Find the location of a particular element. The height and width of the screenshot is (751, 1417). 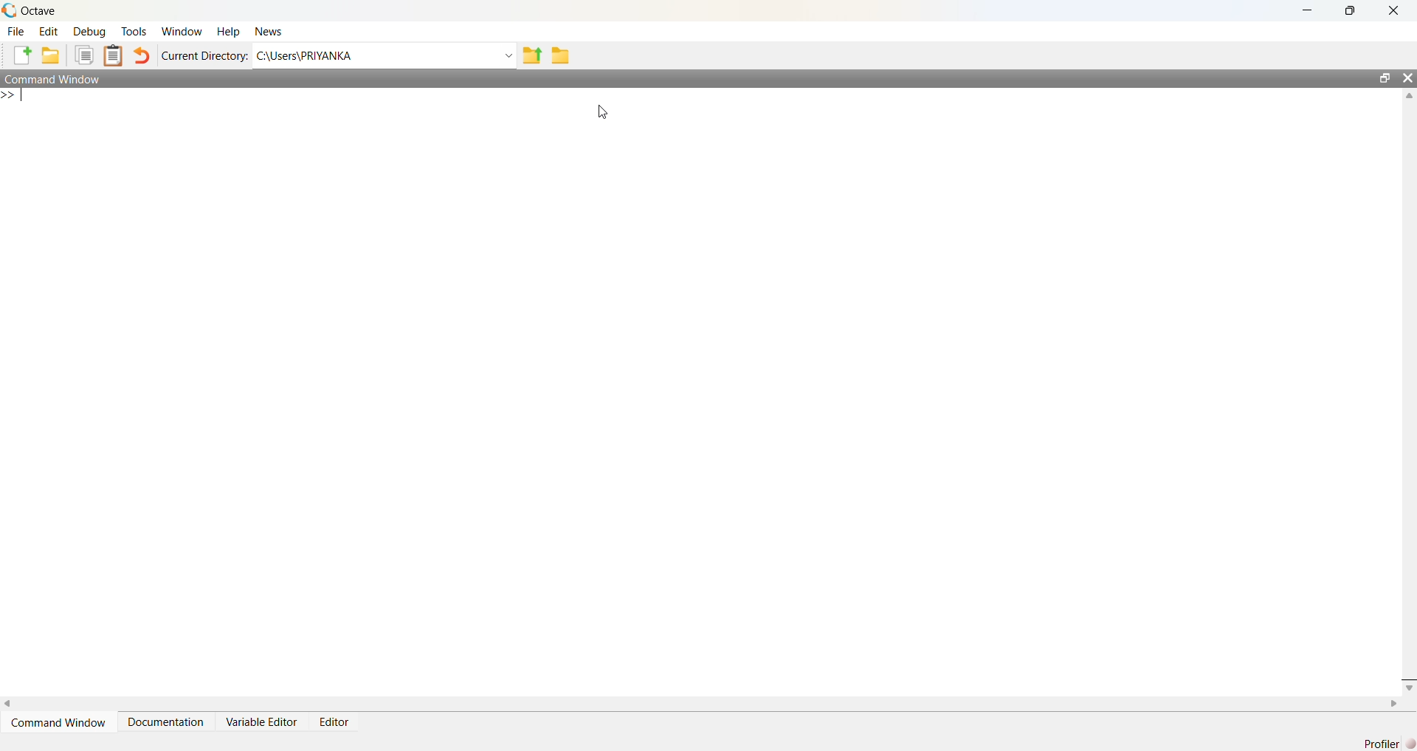

Browse Directions is located at coordinates (560, 55).